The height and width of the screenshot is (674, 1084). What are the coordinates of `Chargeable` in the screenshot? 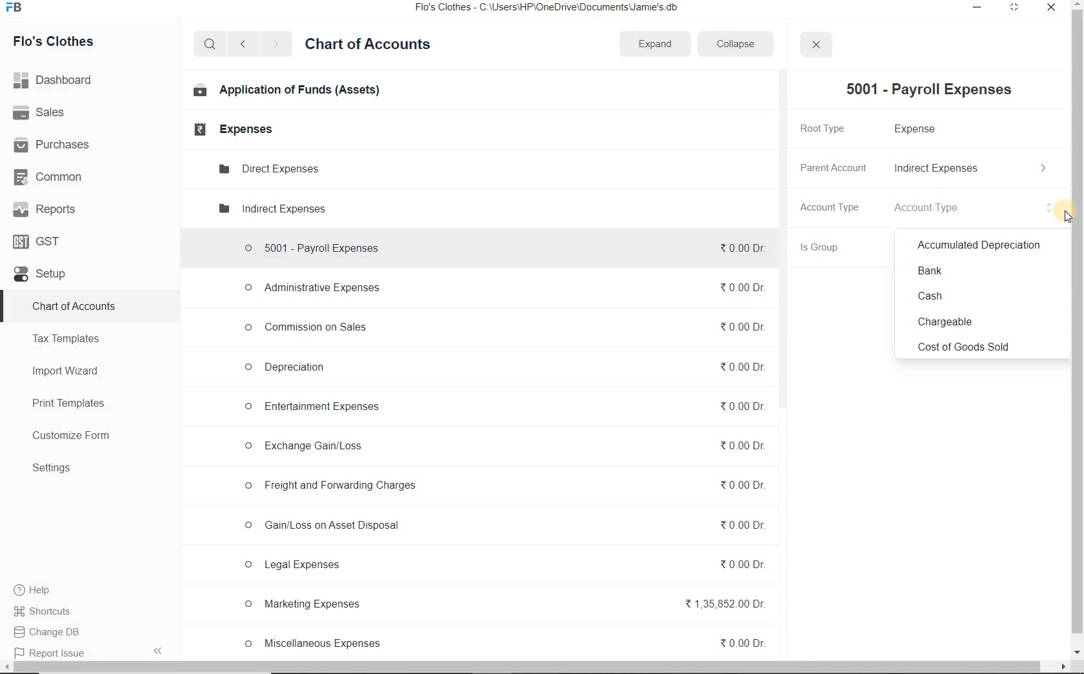 It's located at (949, 323).